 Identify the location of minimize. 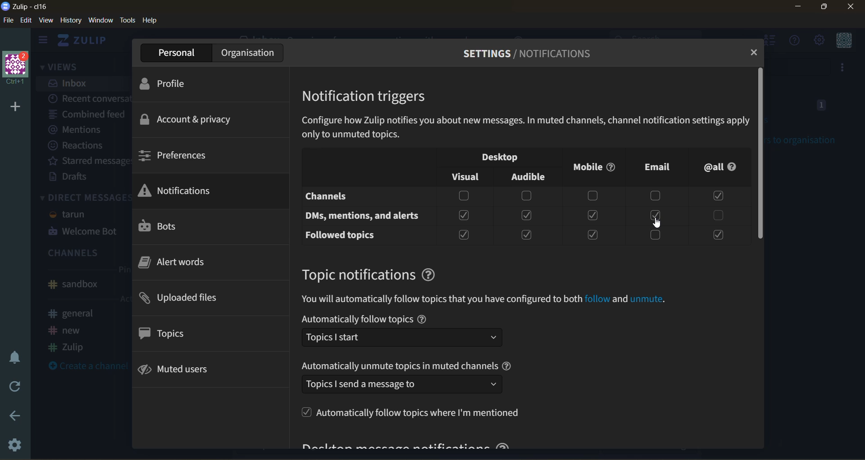
(795, 8).